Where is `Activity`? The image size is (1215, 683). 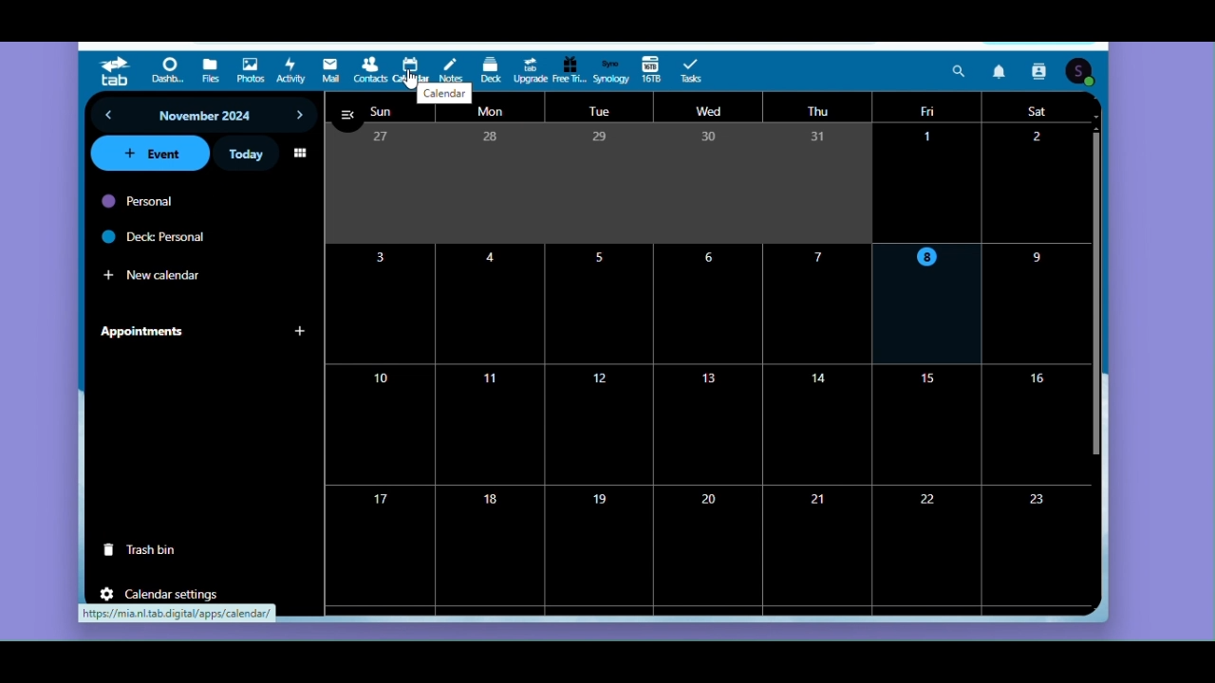 Activity is located at coordinates (291, 70).